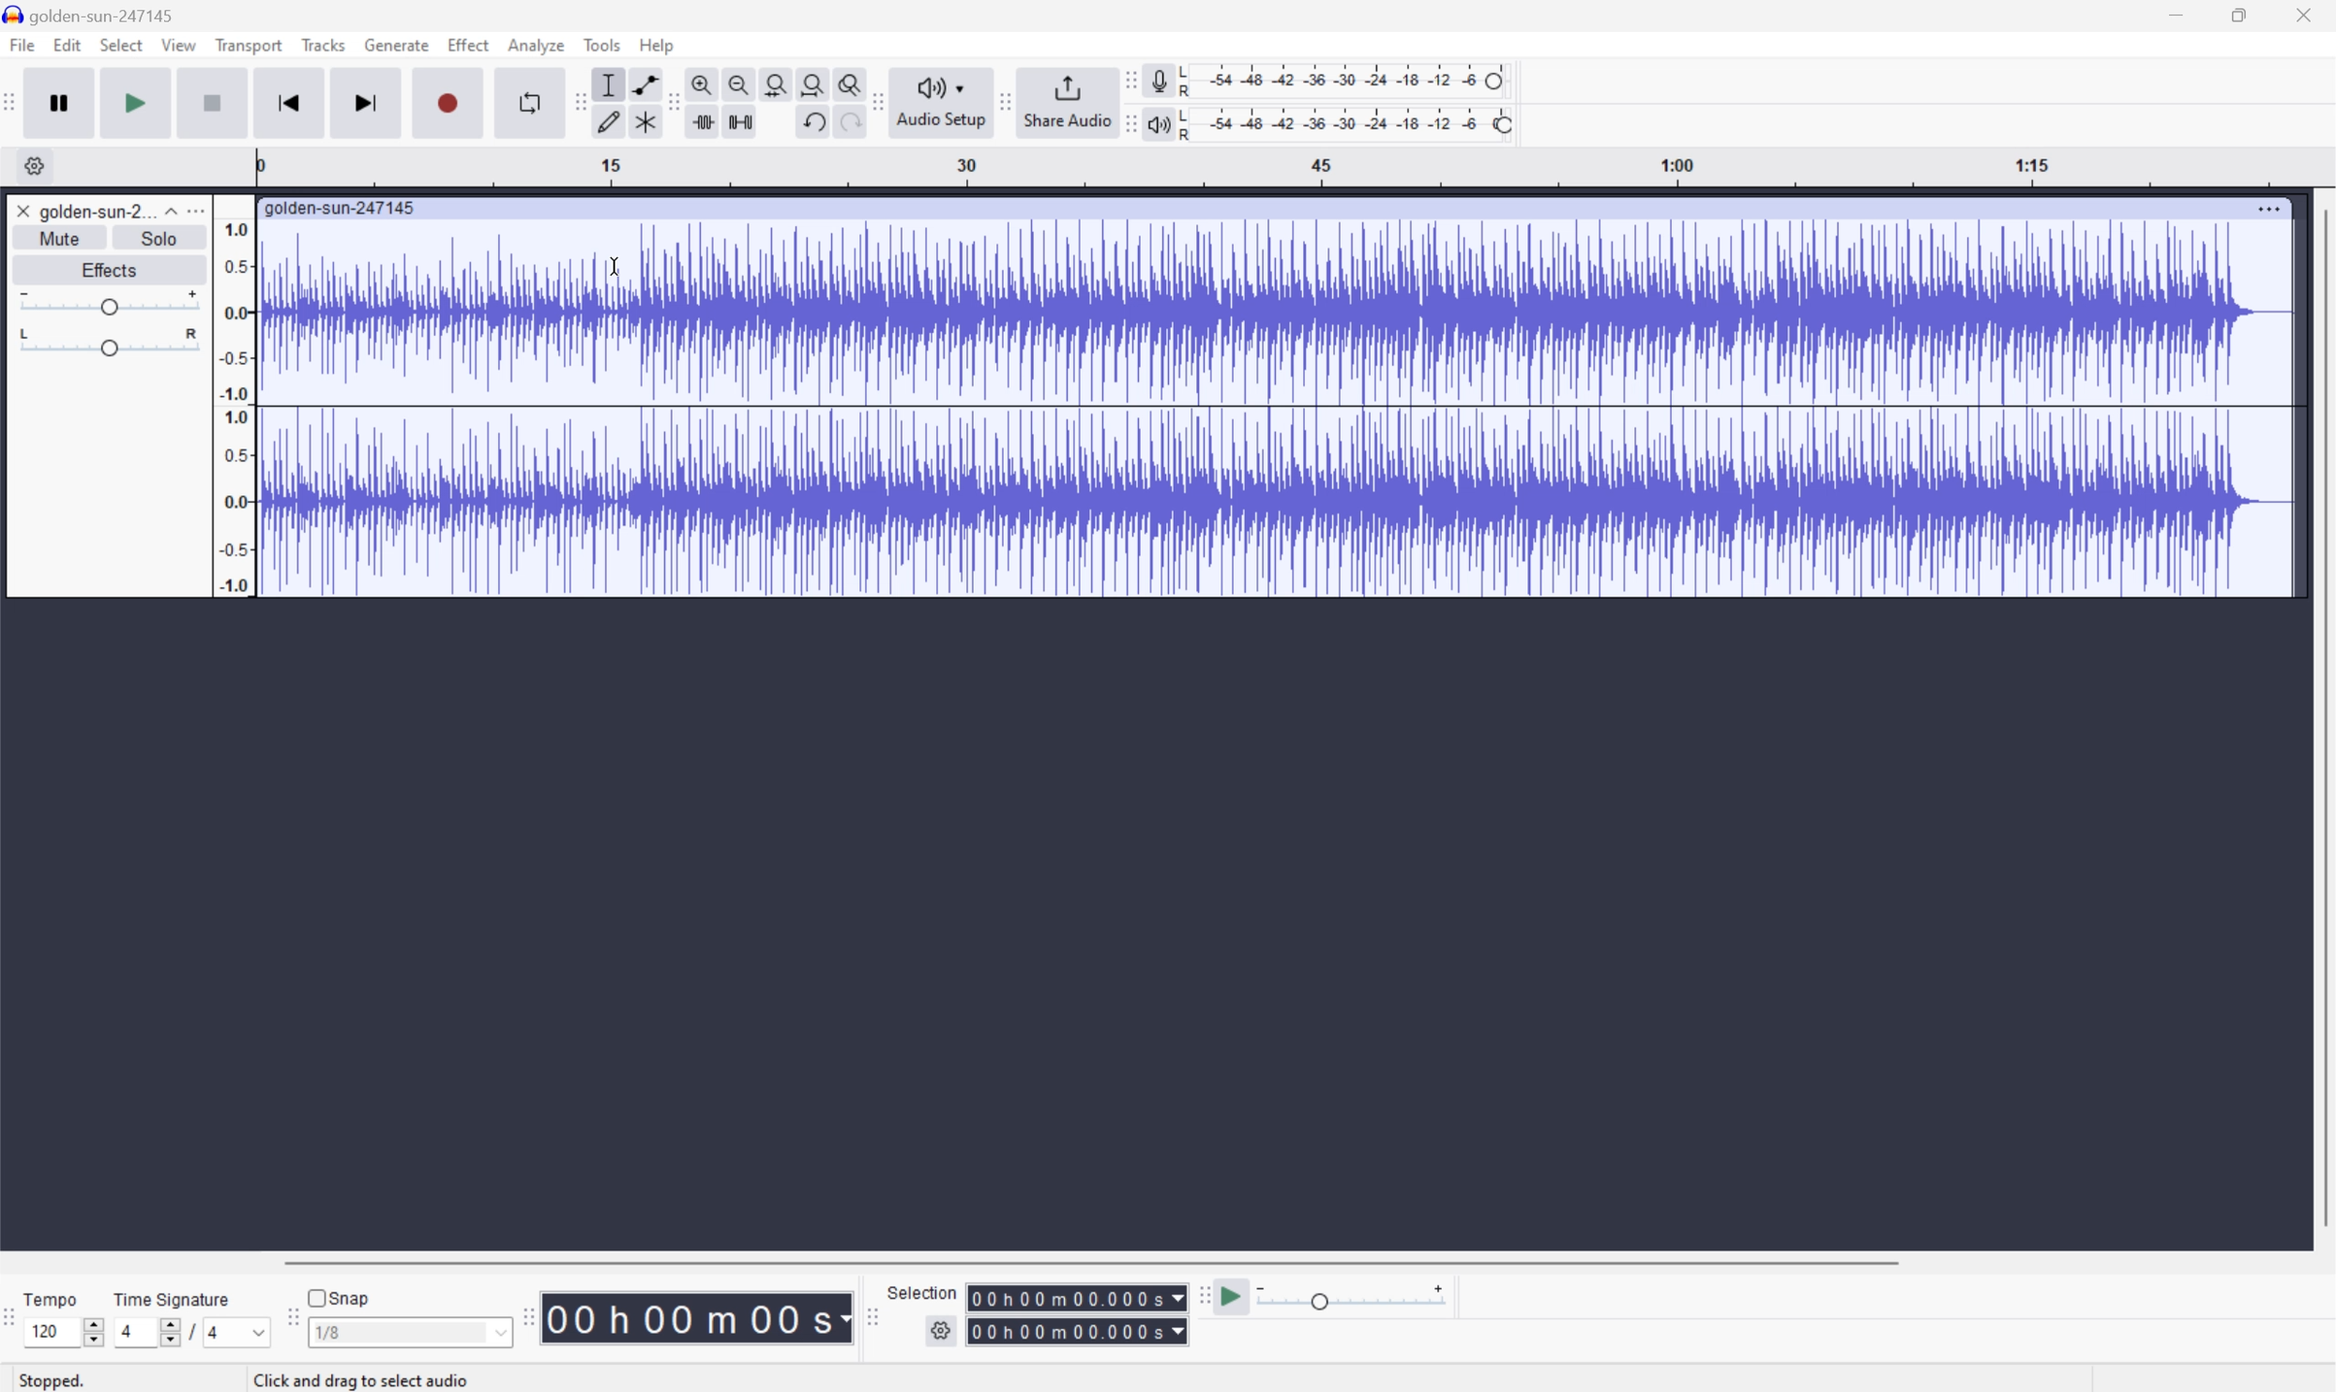 Image resolution: width=2336 pixels, height=1392 pixels. What do you see at coordinates (737, 82) in the screenshot?
I see `Zoom out` at bounding box center [737, 82].